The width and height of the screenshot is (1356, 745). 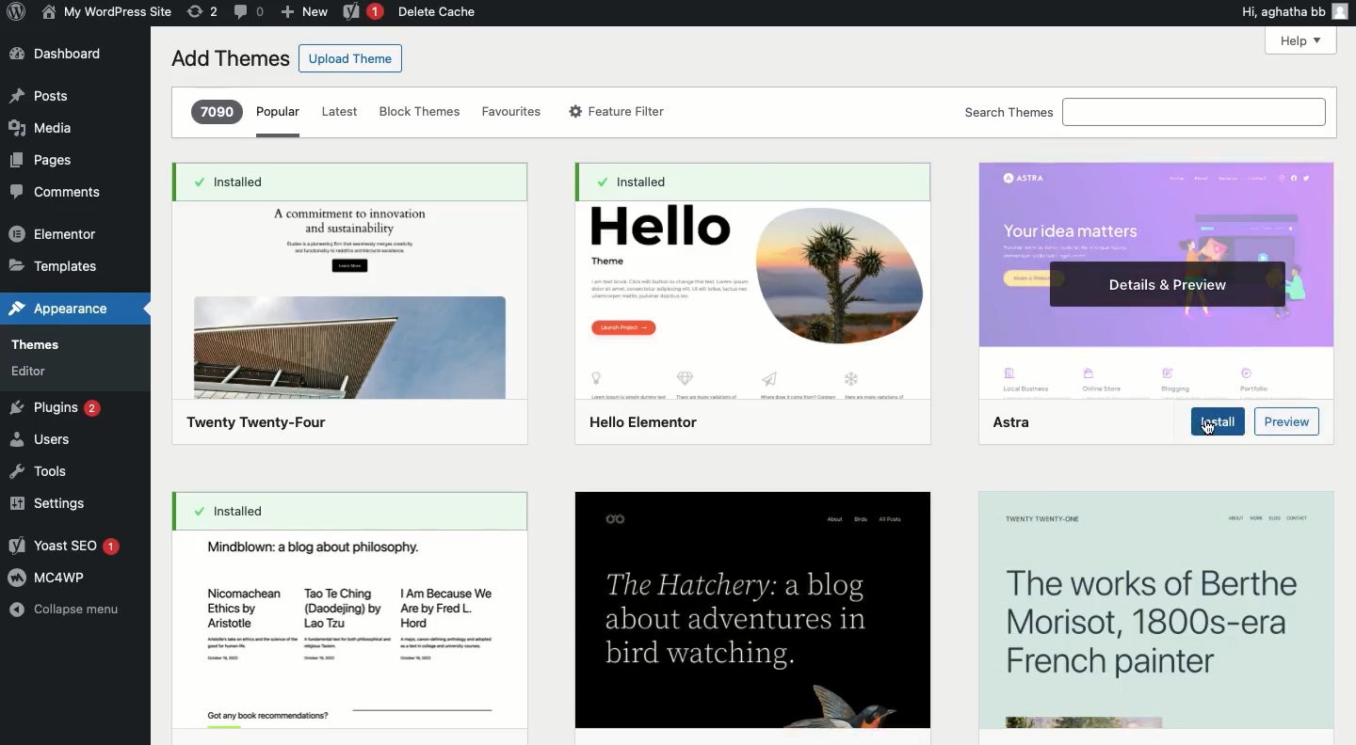 I want to click on Popular, so click(x=279, y=120).